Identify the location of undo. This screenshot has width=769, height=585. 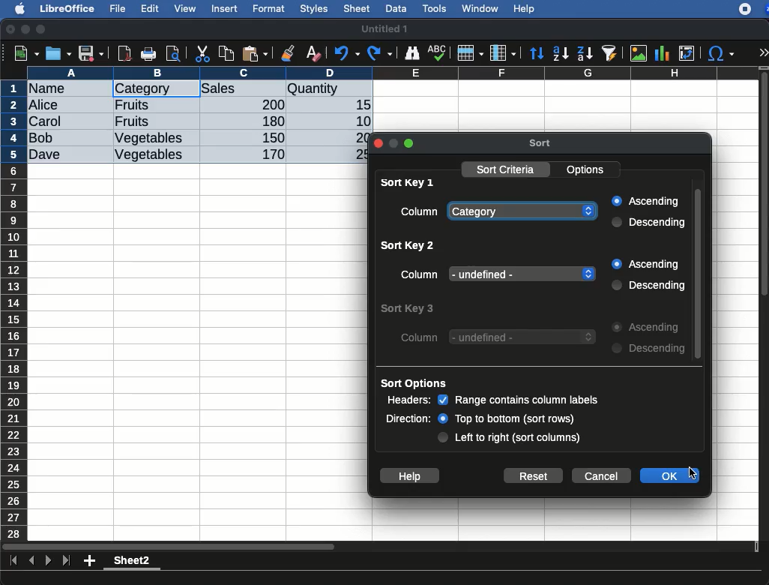
(347, 53).